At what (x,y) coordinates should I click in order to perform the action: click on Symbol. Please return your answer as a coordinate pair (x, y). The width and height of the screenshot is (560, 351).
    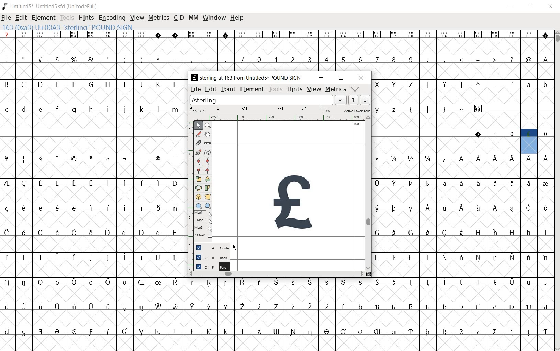
    Looking at the image, I should click on (512, 183).